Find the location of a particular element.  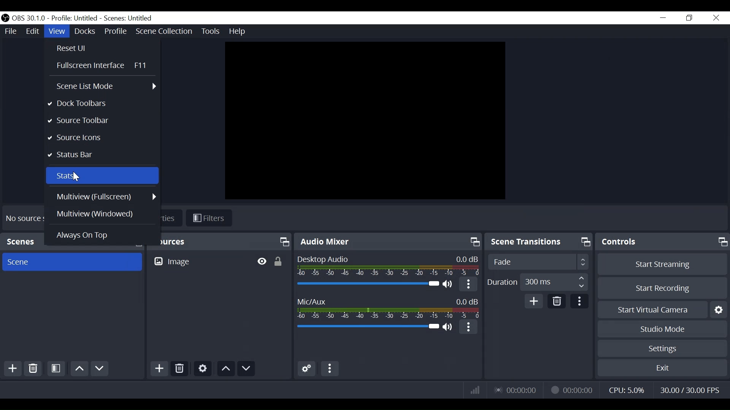

Preview is located at coordinates (365, 120).